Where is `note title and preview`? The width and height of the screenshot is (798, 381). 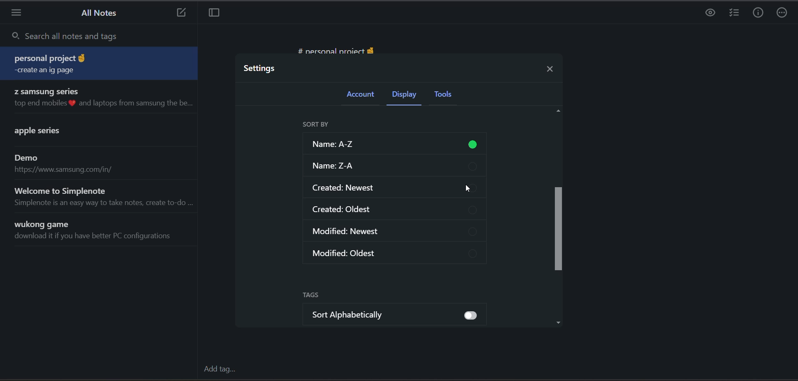 note title and preview is located at coordinates (105, 196).